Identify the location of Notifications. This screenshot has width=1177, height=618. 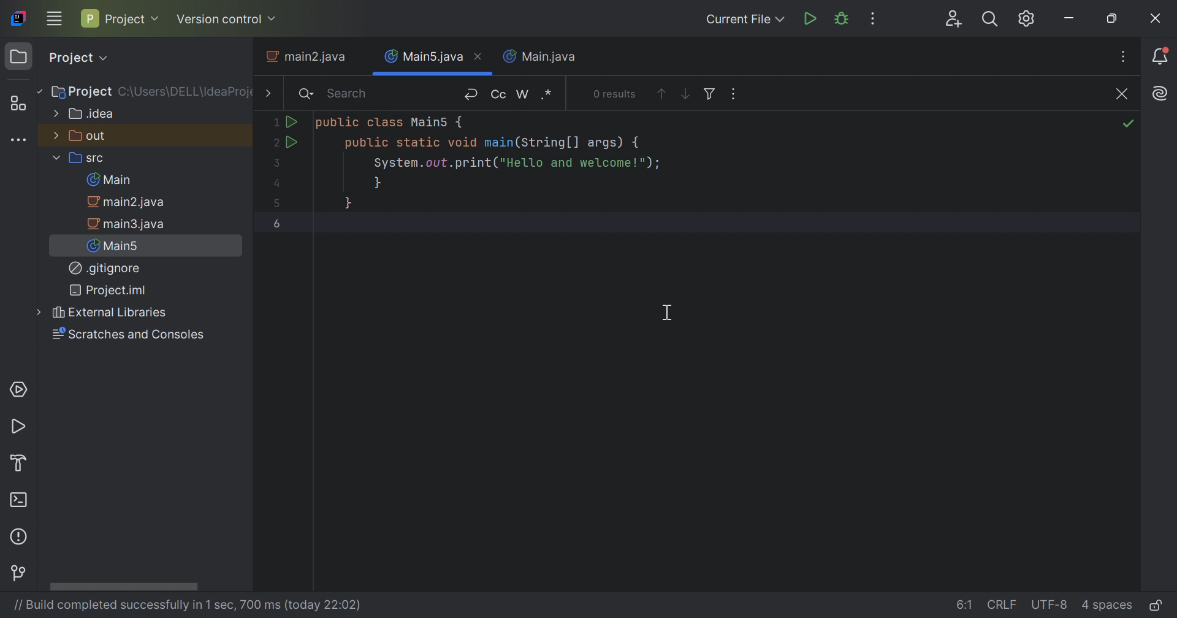
(1163, 58).